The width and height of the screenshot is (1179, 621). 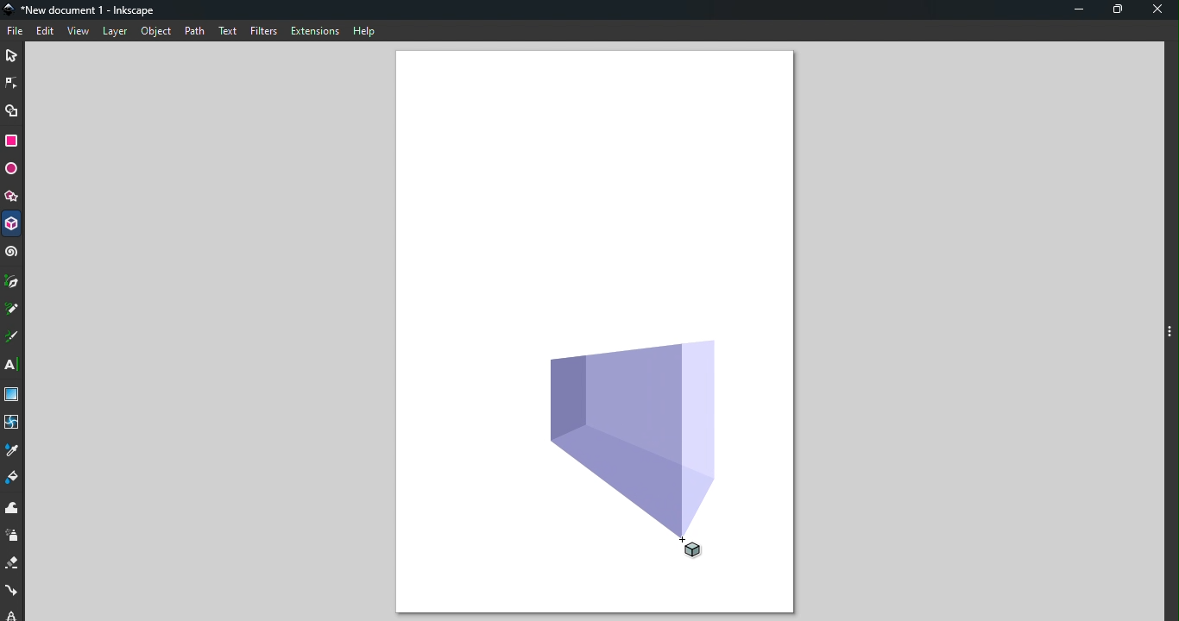 I want to click on Edit, so click(x=44, y=32).